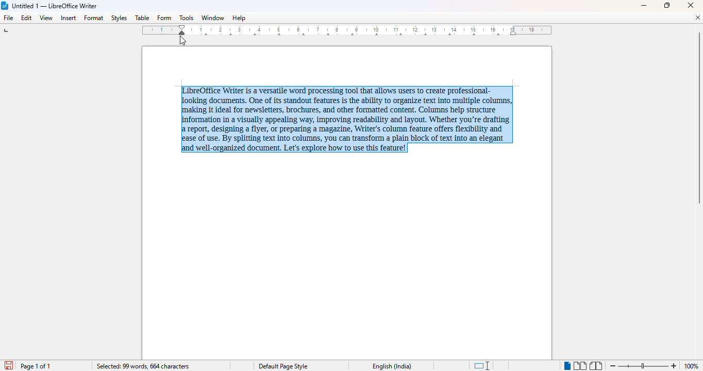  What do you see at coordinates (580, 366) in the screenshot?
I see `multi-page view` at bounding box center [580, 366].